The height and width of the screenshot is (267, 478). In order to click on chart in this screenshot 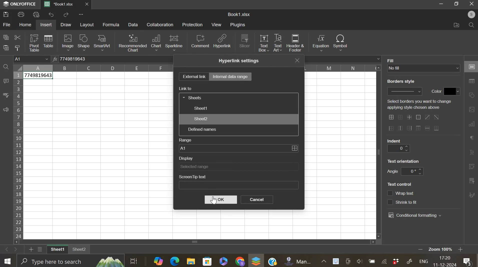, I will do `click(156, 43)`.